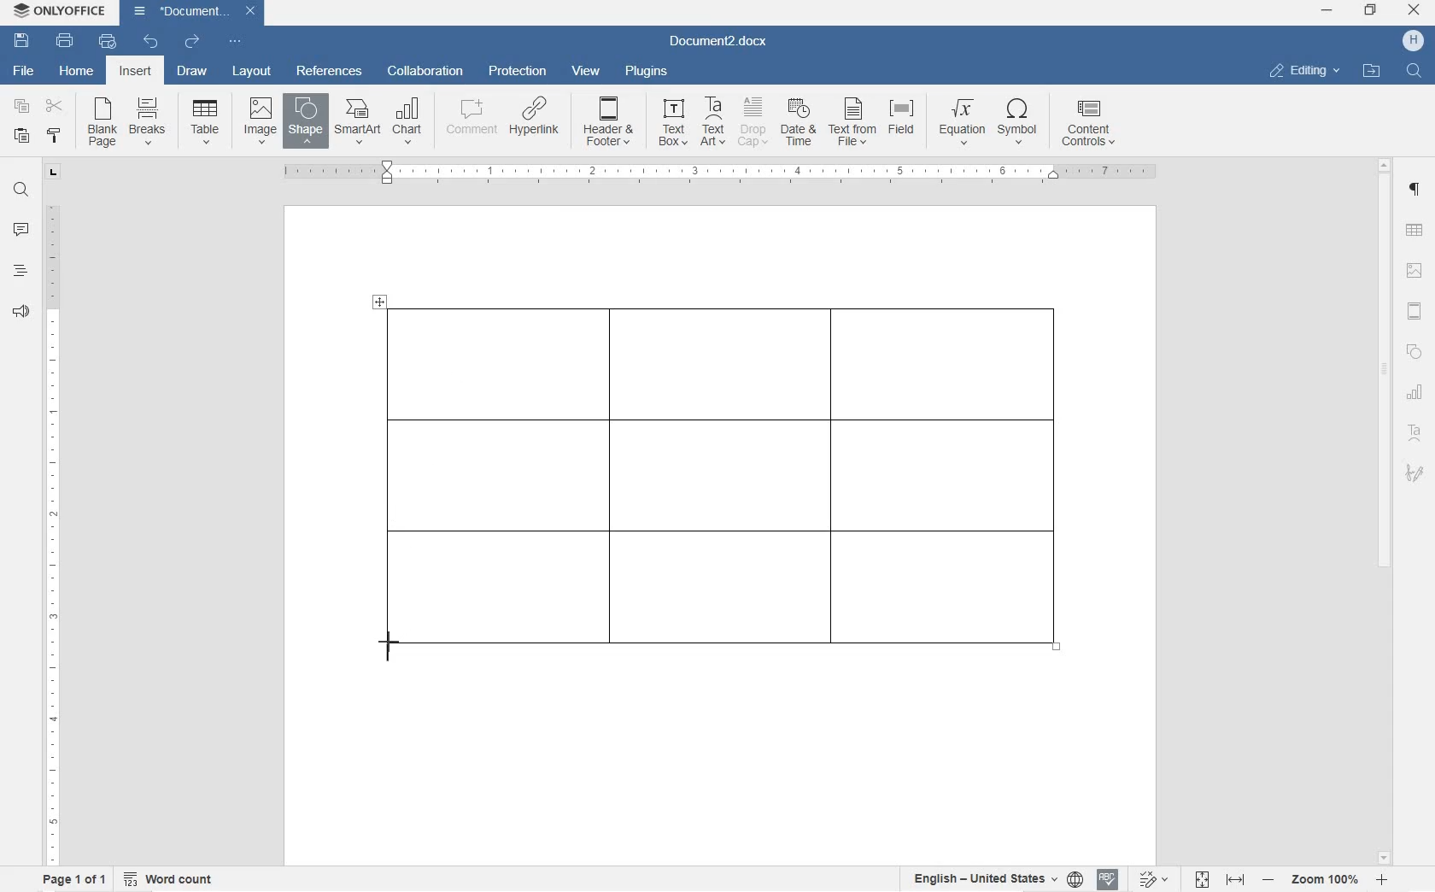 The image size is (1435, 892). What do you see at coordinates (192, 43) in the screenshot?
I see `redo` at bounding box center [192, 43].